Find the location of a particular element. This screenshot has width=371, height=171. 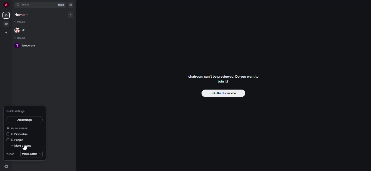

click to enable is located at coordinates (7, 134).